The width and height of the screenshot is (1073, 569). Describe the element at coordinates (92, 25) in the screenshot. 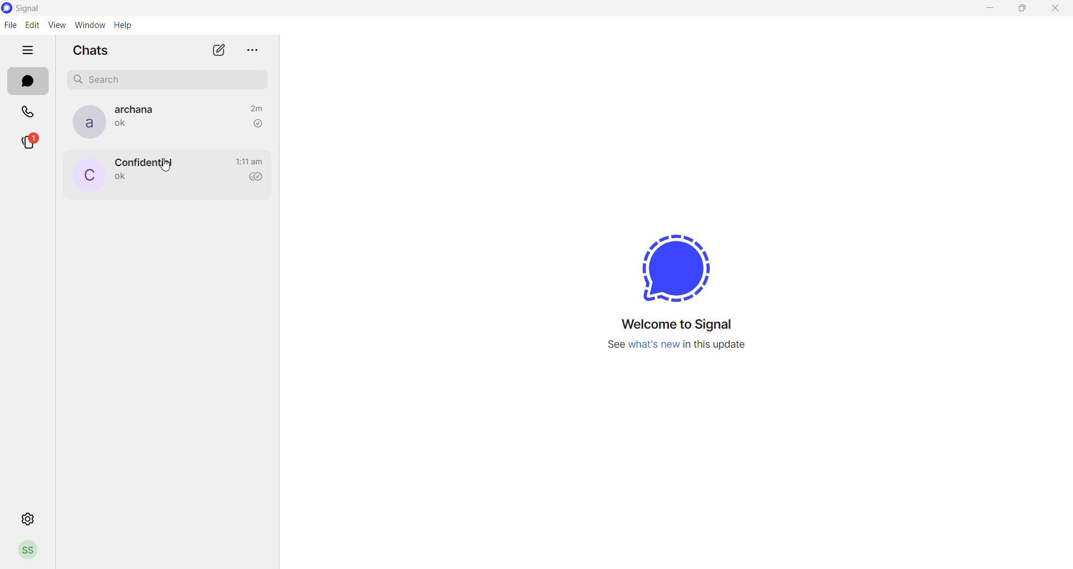

I see `window` at that location.